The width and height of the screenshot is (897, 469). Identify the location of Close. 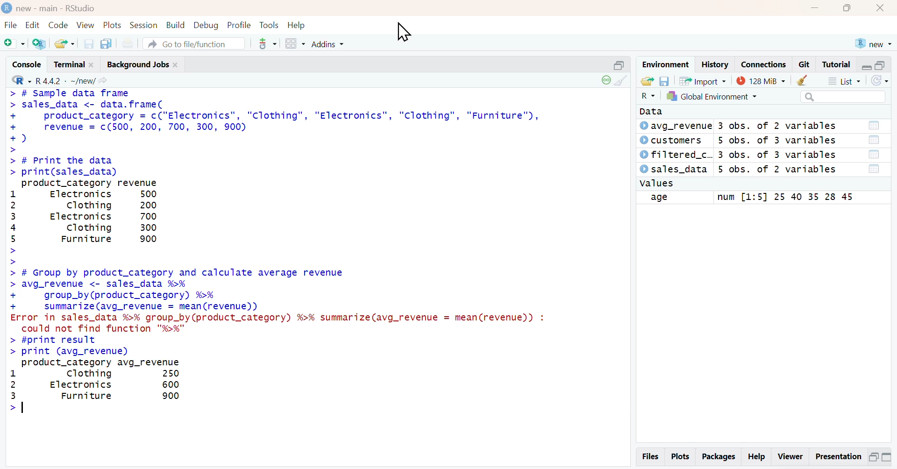
(880, 8).